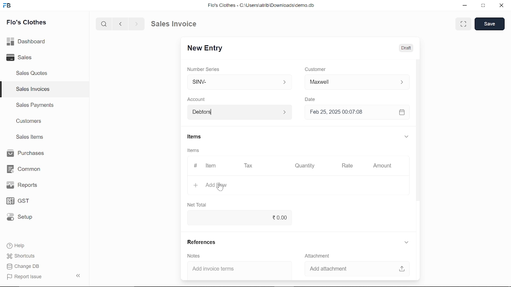 The image size is (511, 287). I want to click on # Item, so click(205, 166).